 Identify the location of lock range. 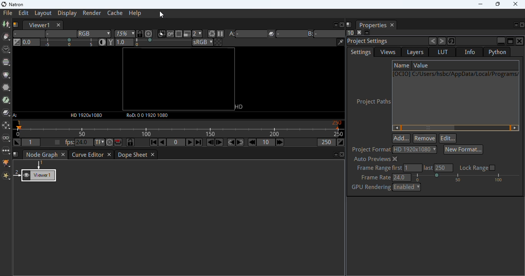
(478, 168).